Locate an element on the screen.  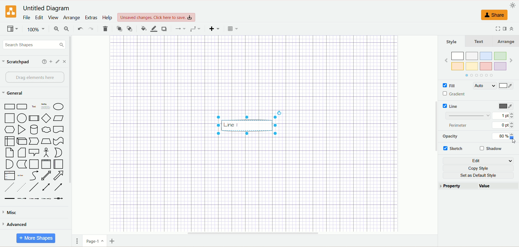
Rectangle is located at coordinates (9, 107).